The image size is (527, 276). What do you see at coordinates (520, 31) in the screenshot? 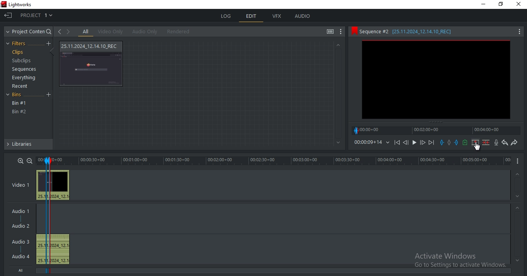
I see `More Options` at bounding box center [520, 31].